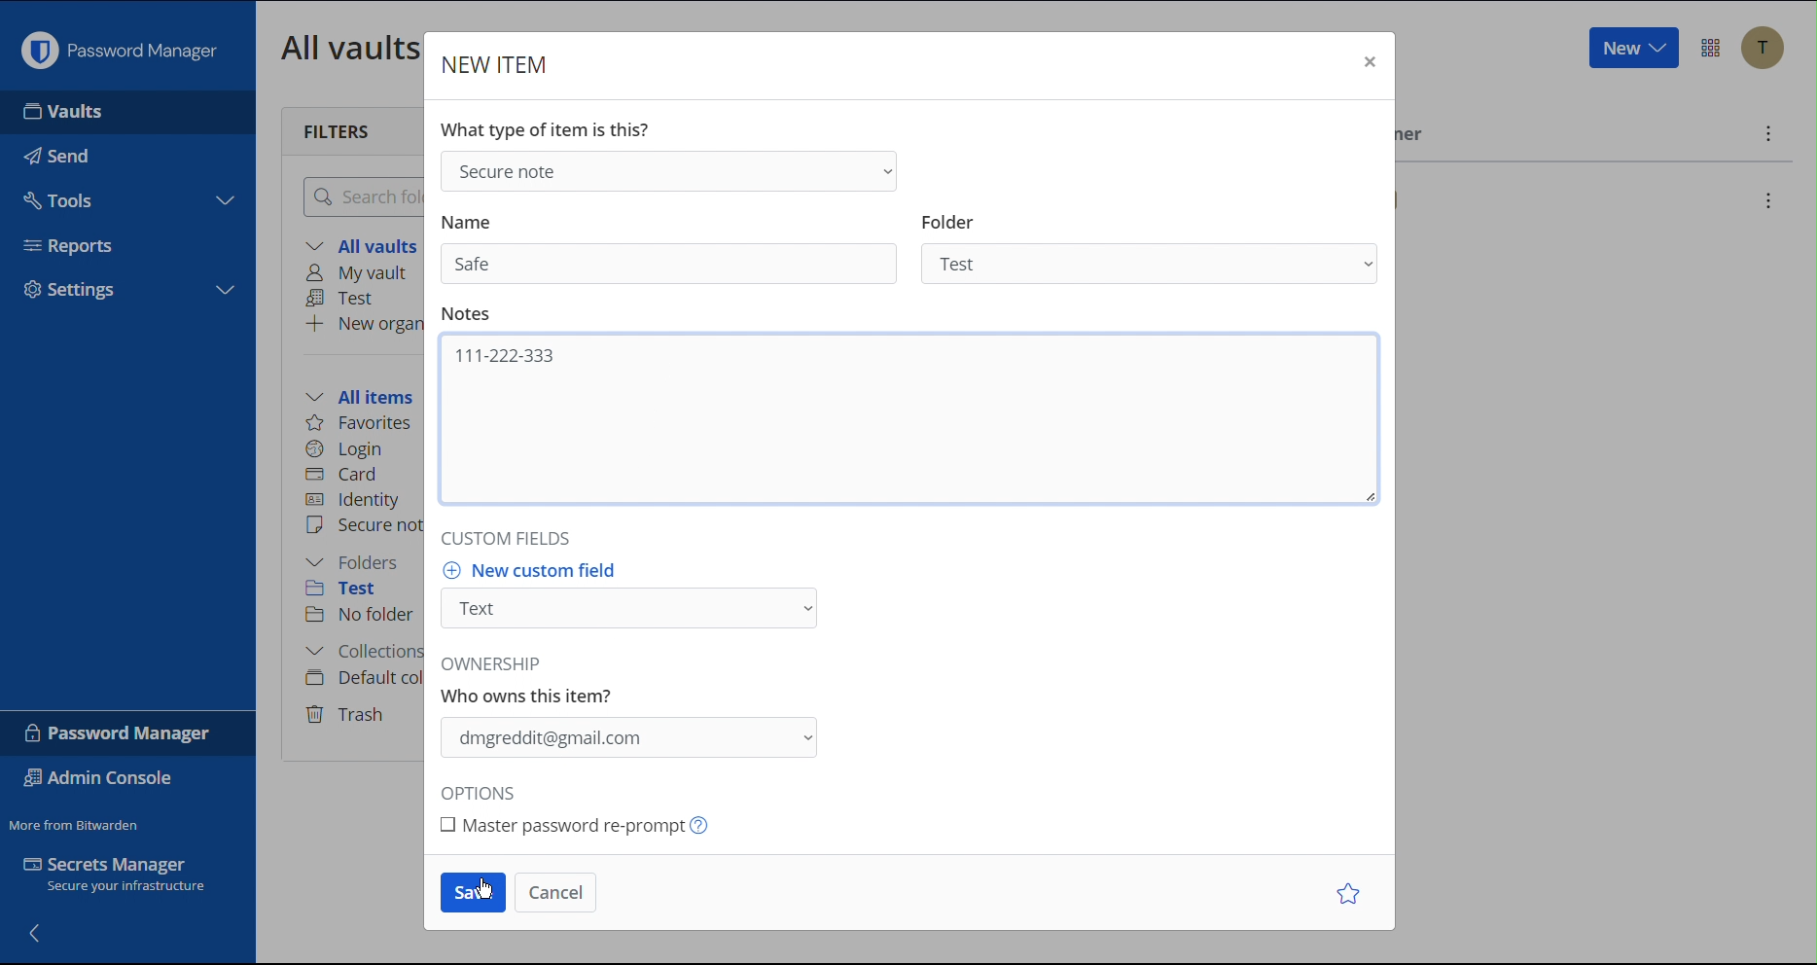 Image resolution: width=1817 pixels, height=965 pixels. Describe the element at coordinates (484, 794) in the screenshot. I see `Options` at that location.